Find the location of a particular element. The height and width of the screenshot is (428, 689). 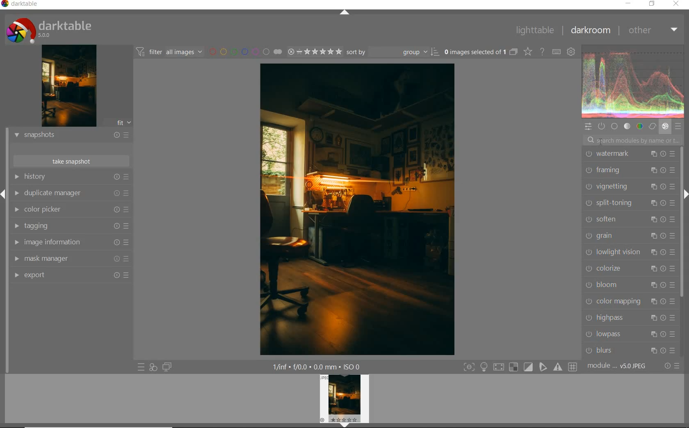

change overlays shown on thumbnails is located at coordinates (528, 52).